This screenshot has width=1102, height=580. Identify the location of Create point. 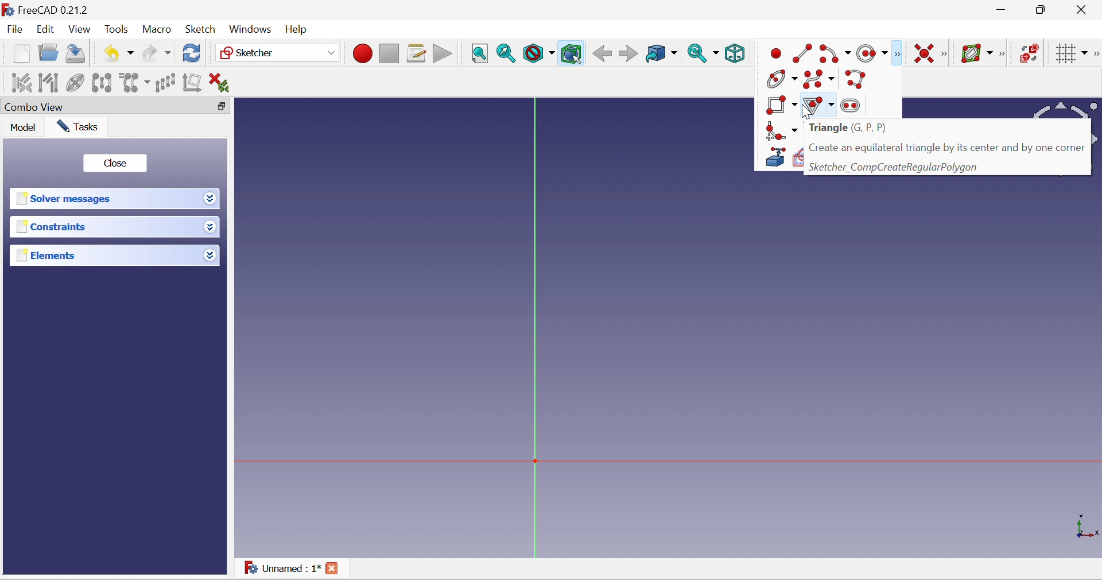
(775, 53).